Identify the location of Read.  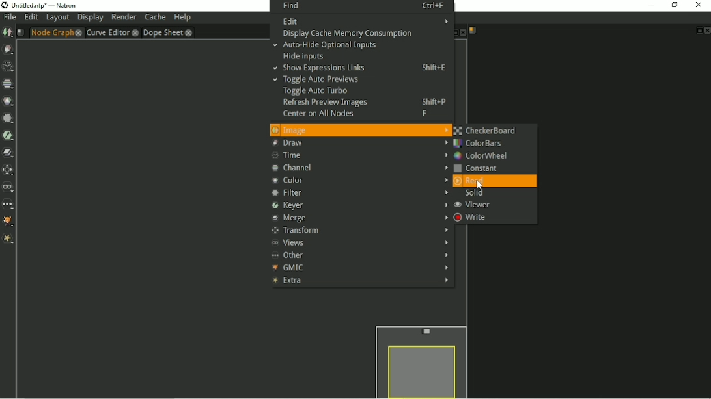
(475, 181).